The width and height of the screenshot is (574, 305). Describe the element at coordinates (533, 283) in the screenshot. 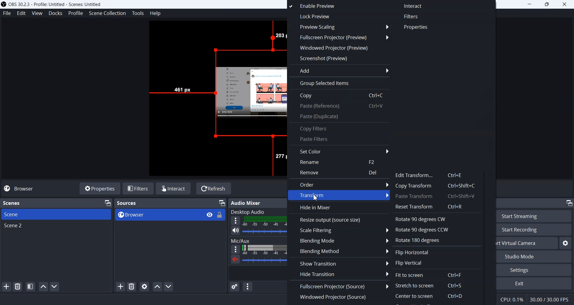

I see `Exit` at that location.